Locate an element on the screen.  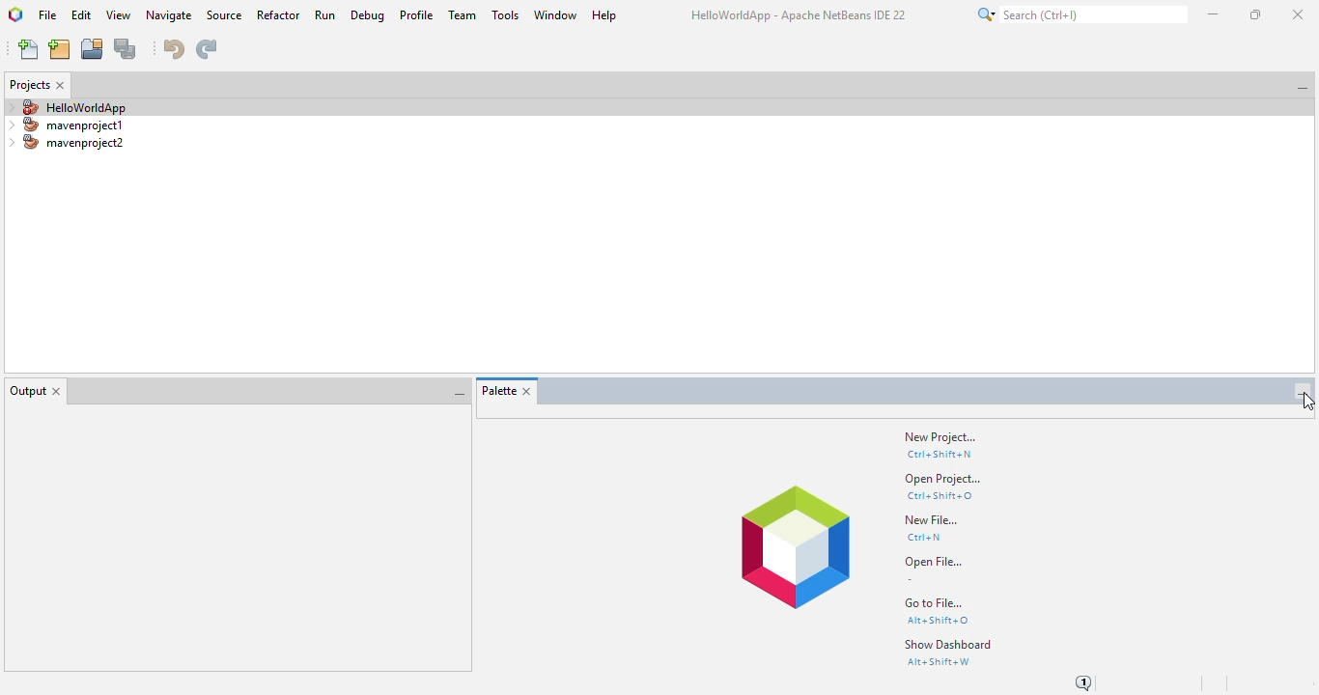
window is located at coordinates (555, 15).